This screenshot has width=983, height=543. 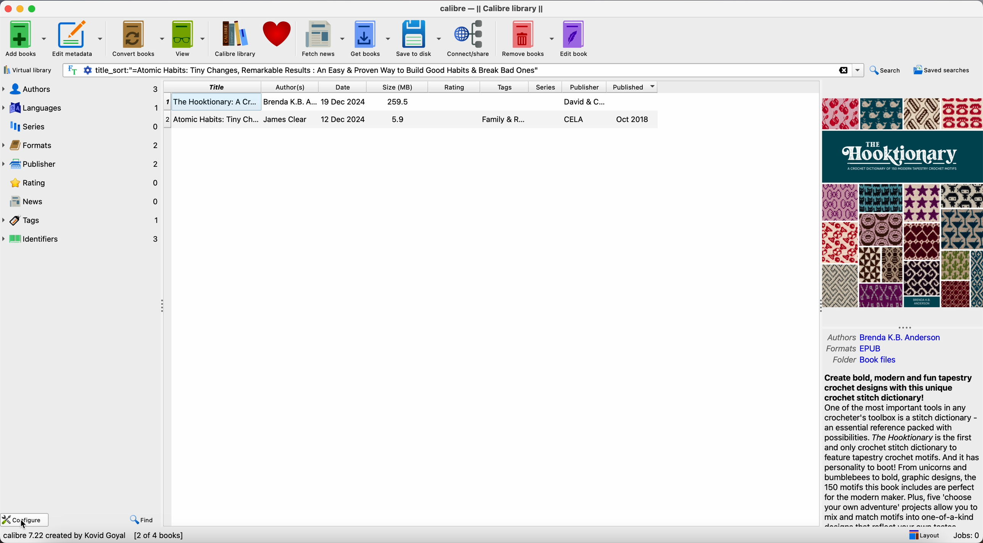 What do you see at coordinates (587, 86) in the screenshot?
I see `publisher` at bounding box center [587, 86].